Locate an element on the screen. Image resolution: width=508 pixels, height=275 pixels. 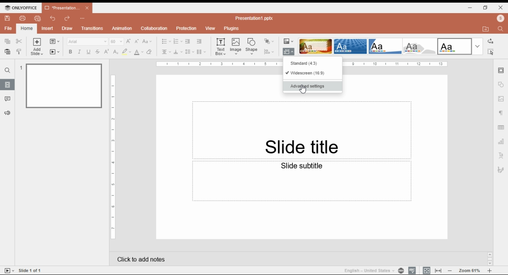
vertical alignment is located at coordinates (178, 53).